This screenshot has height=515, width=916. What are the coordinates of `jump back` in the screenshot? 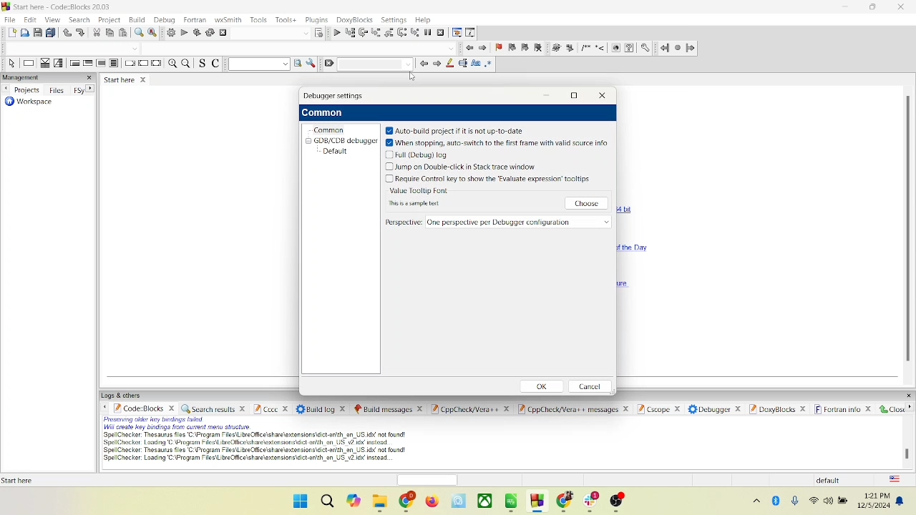 It's located at (664, 47).